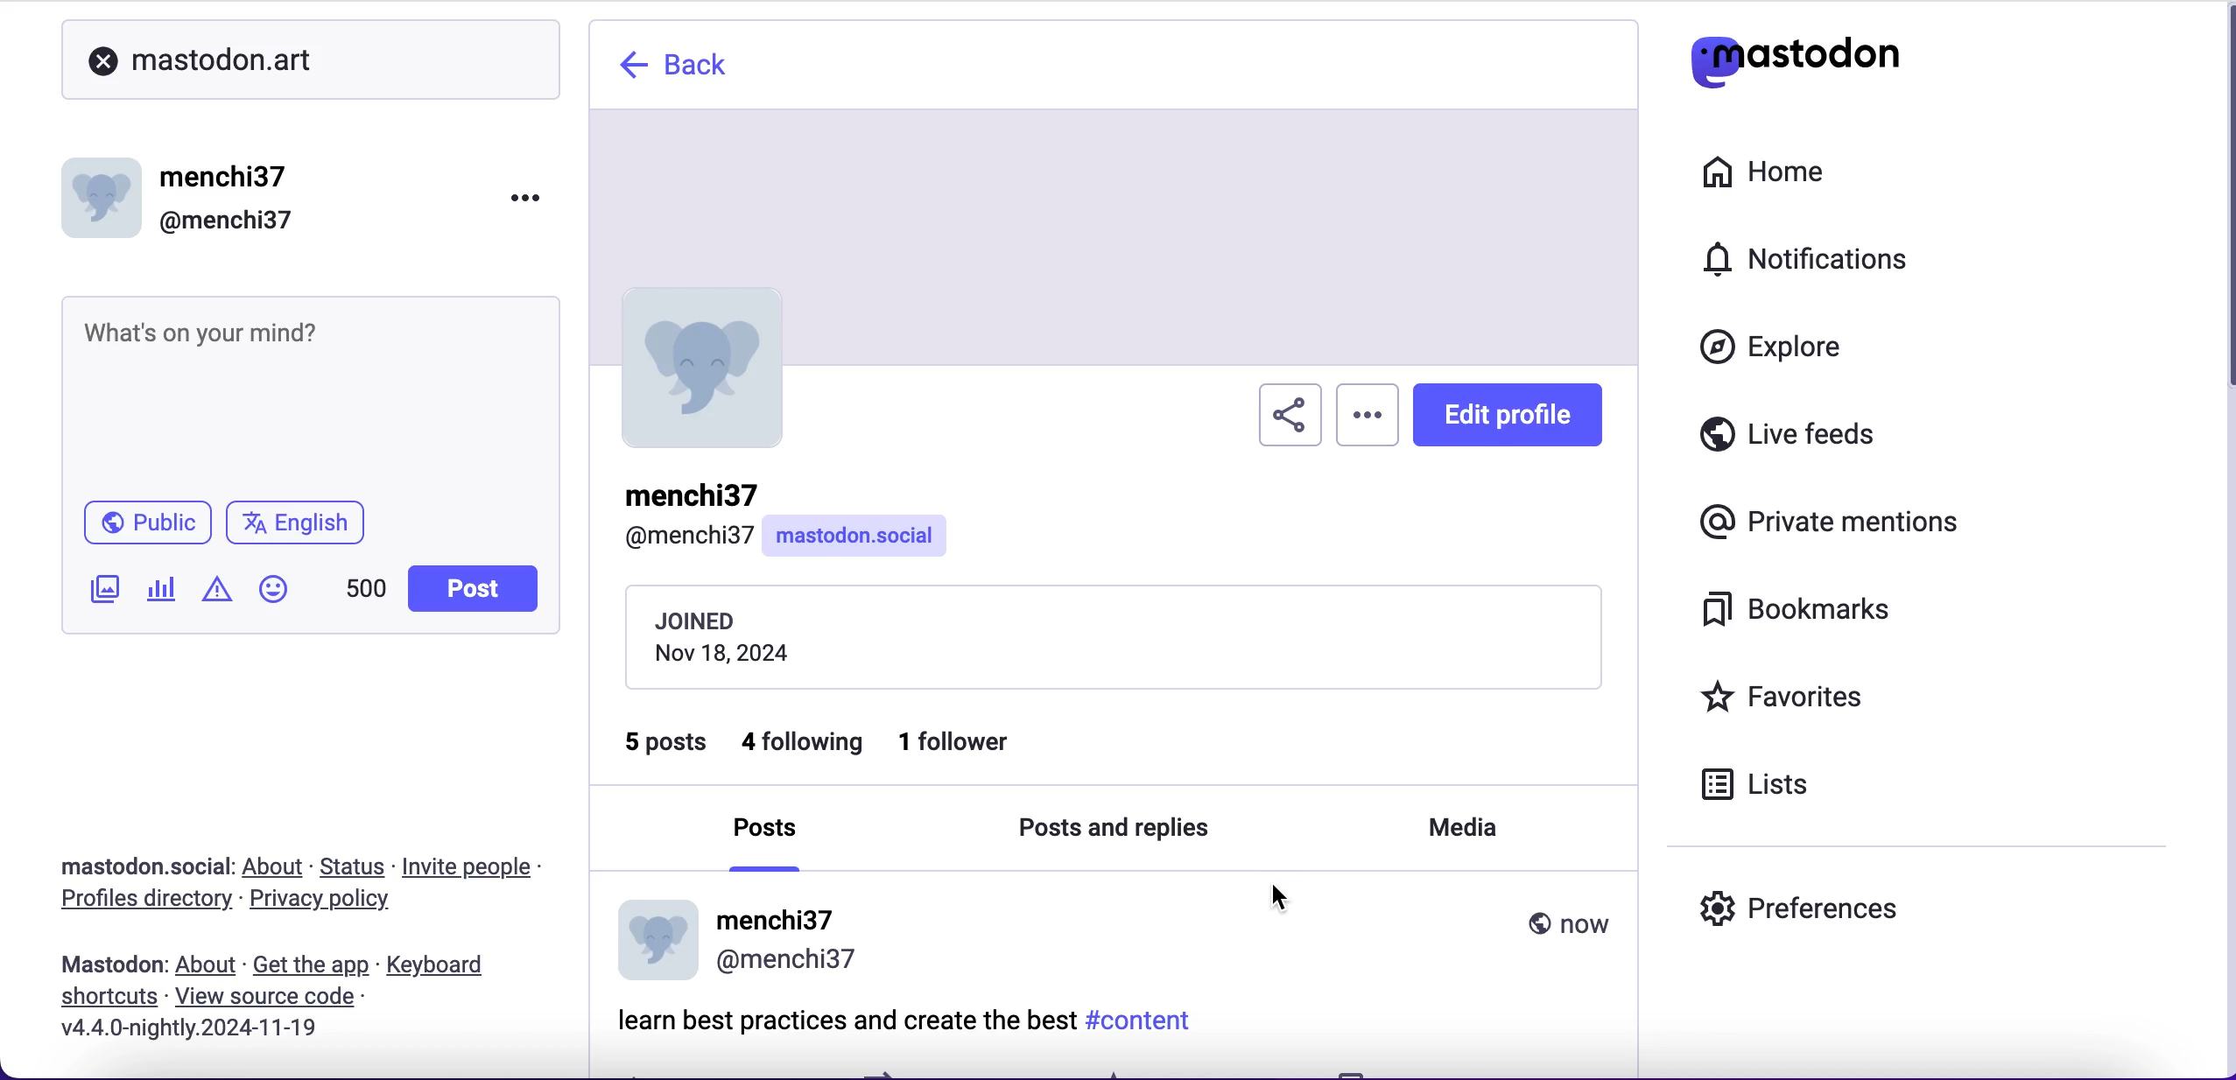 The width and height of the screenshot is (2236, 1080). What do you see at coordinates (1452, 827) in the screenshot?
I see `media` at bounding box center [1452, 827].